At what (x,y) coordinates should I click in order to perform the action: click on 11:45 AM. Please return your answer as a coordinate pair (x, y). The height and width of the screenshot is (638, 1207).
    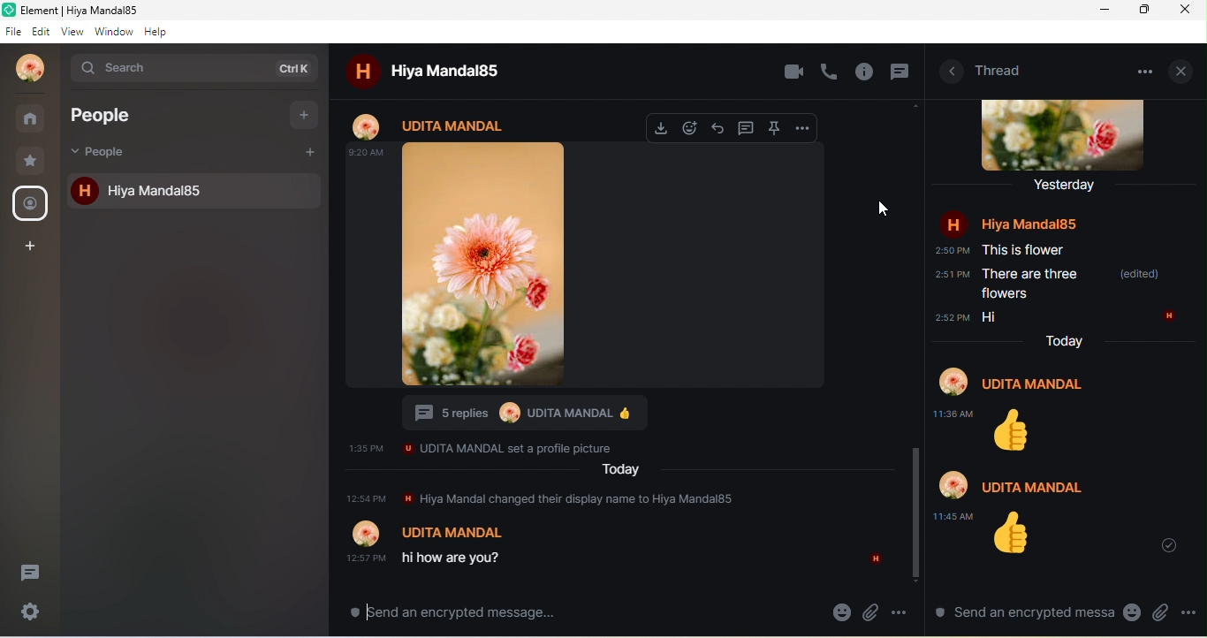
    Looking at the image, I should click on (955, 516).